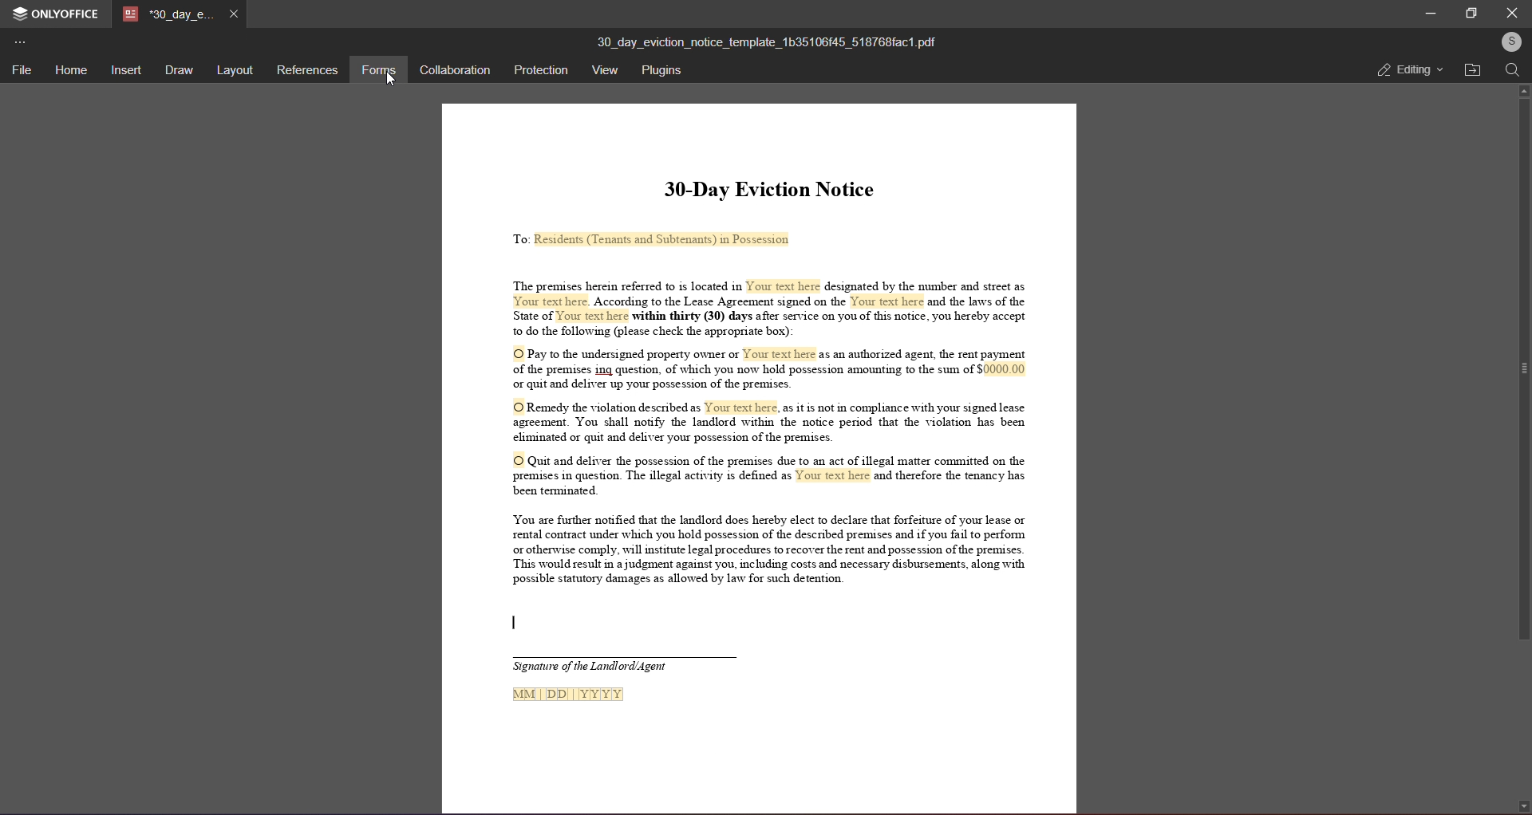 The width and height of the screenshot is (1532, 815). Describe the element at coordinates (1510, 41) in the screenshot. I see `user` at that location.